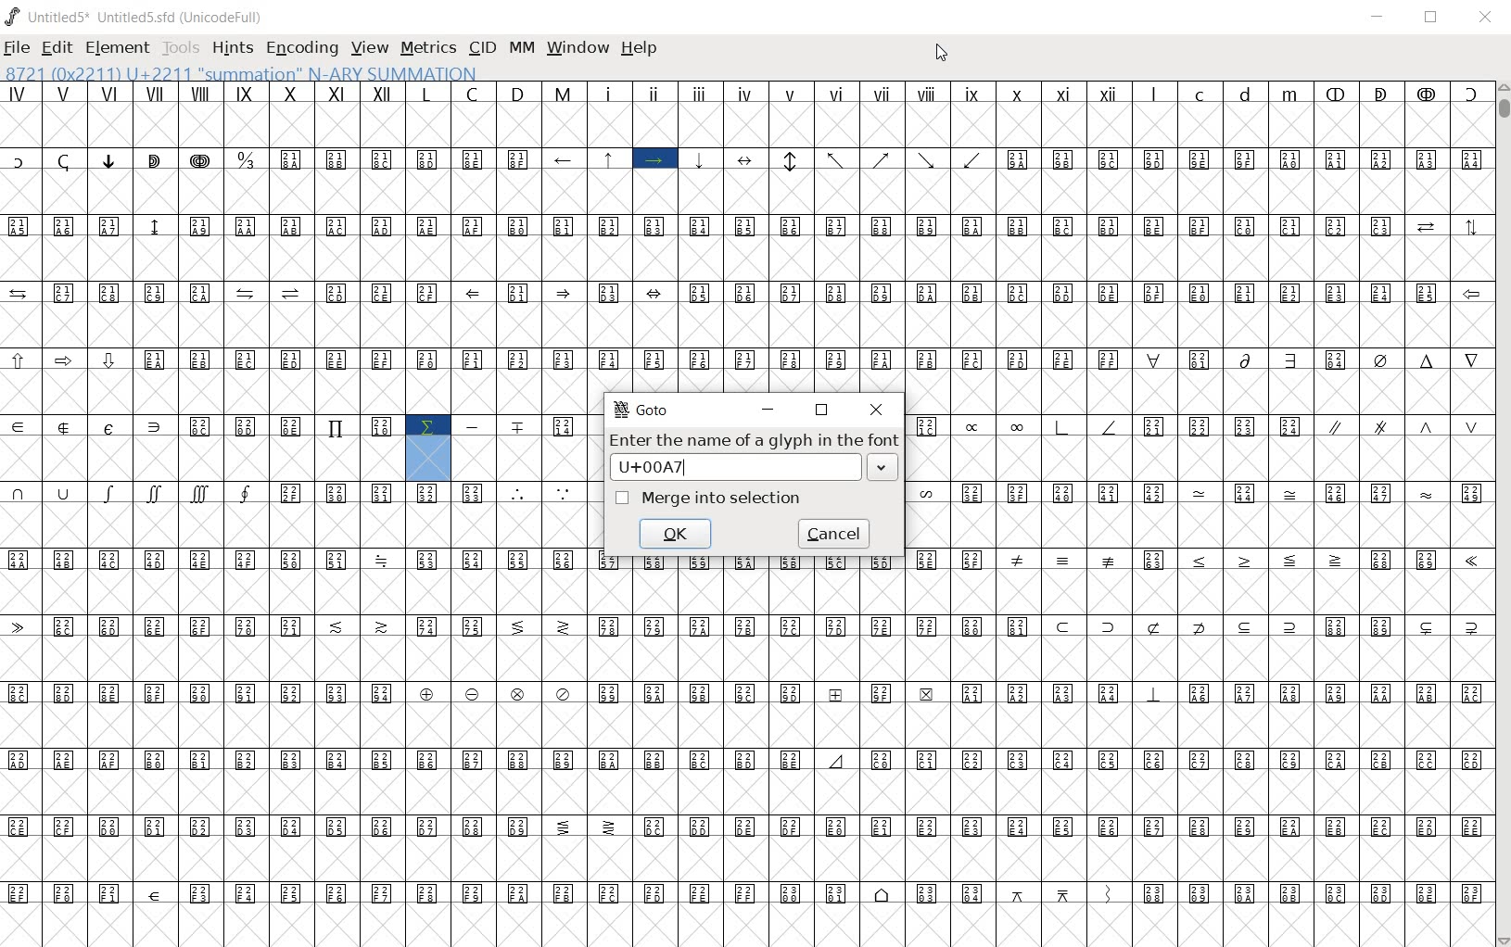 This screenshot has width=1511, height=947. What do you see at coordinates (1431, 19) in the screenshot?
I see `RESTORE DOWN` at bounding box center [1431, 19].